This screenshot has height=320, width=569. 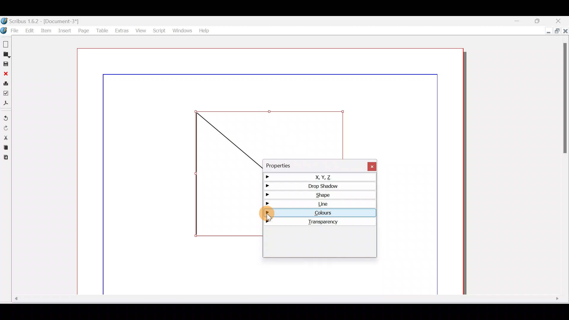 I want to click on Shape frame, so click(x=227, y=175).